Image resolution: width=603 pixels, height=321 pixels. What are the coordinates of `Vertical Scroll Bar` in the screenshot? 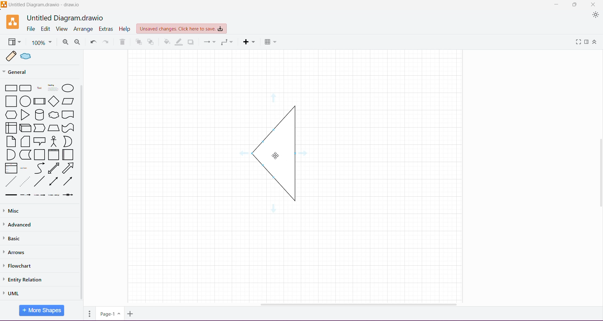 It's located at (599, 166).